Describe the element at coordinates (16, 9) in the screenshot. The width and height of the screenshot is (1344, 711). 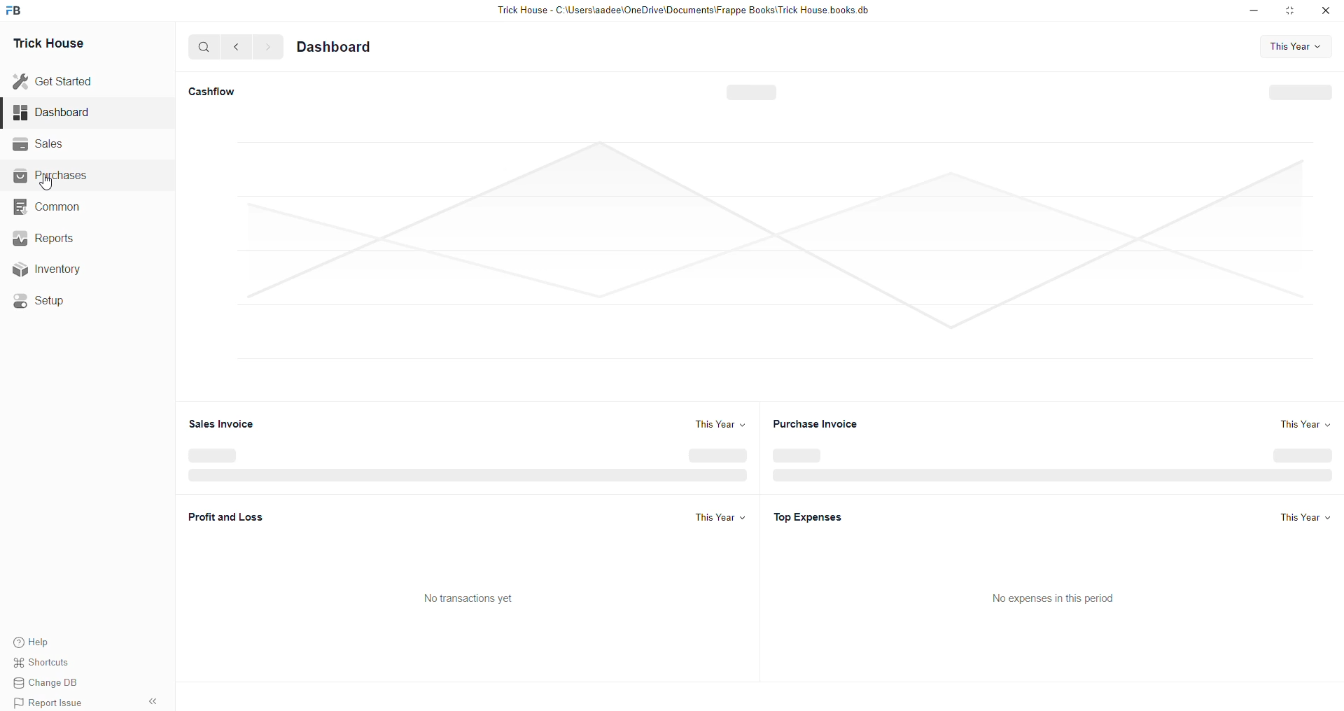
I see `FB` at that location.